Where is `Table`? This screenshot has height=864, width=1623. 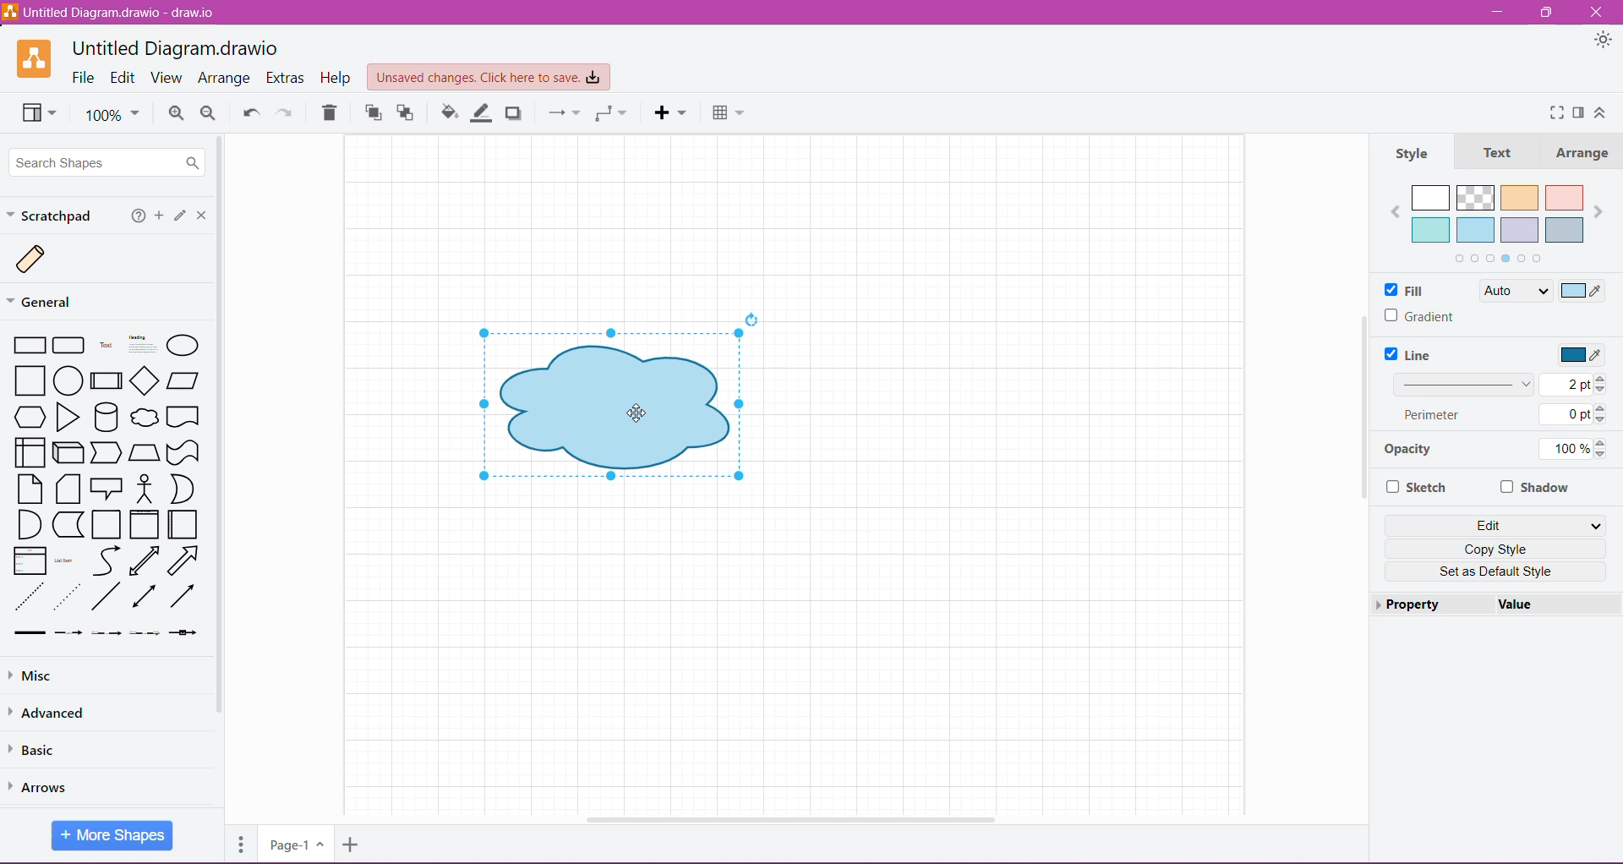
Table is located at coordinates (728, 113).